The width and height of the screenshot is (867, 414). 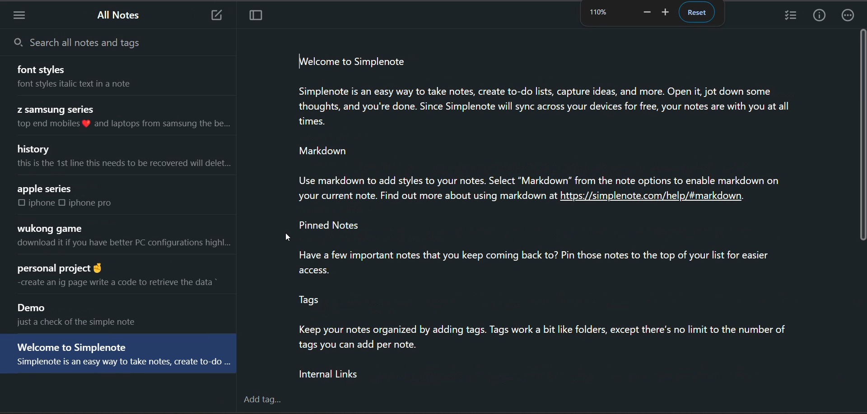 I want to click on download it if you have better PC configurations highl..., so click(x=124, y=244).